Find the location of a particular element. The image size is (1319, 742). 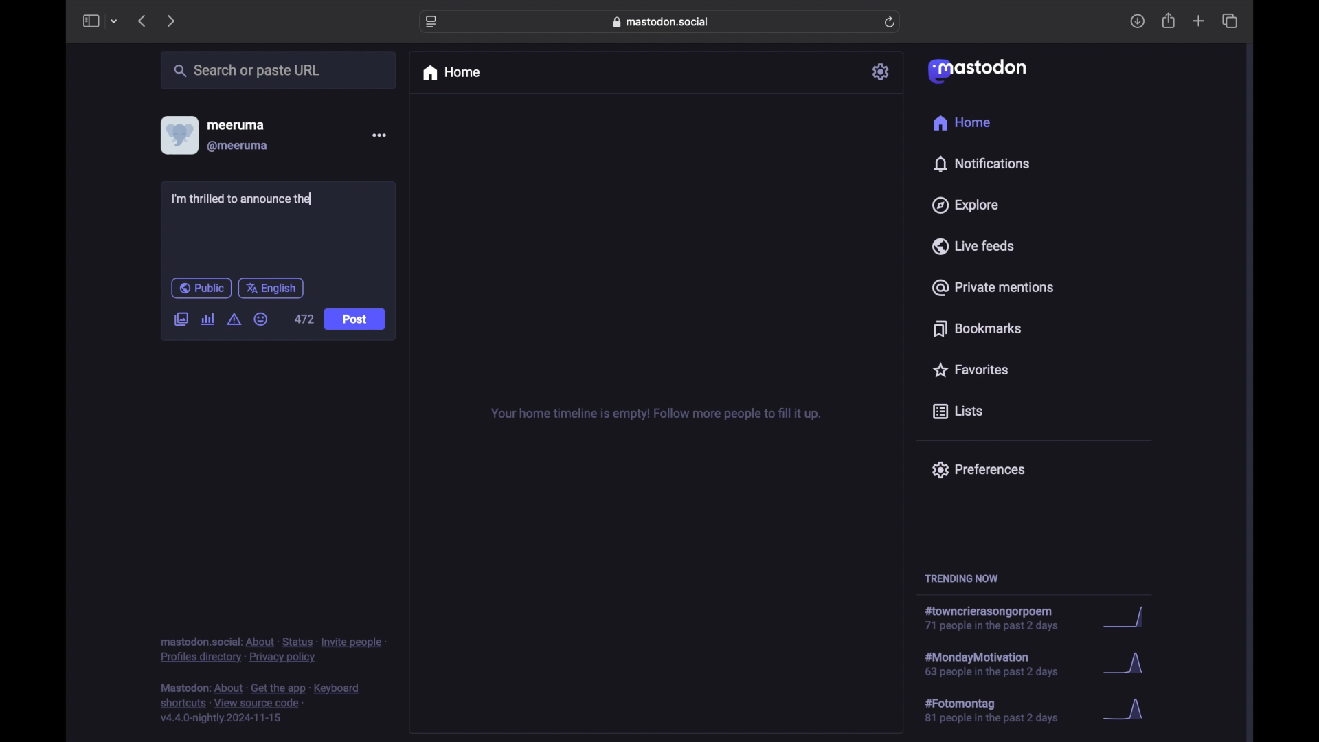

emoji is located at coordinates (260, 319).